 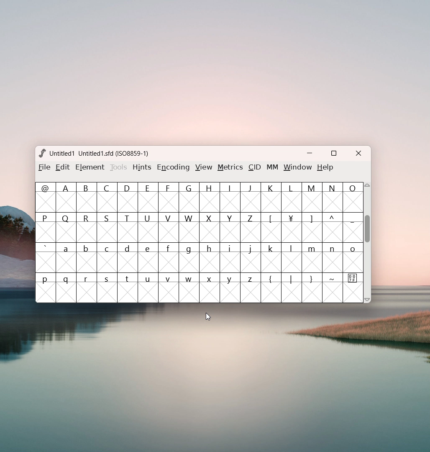 I want to click on O, so click(x=354, y=197).